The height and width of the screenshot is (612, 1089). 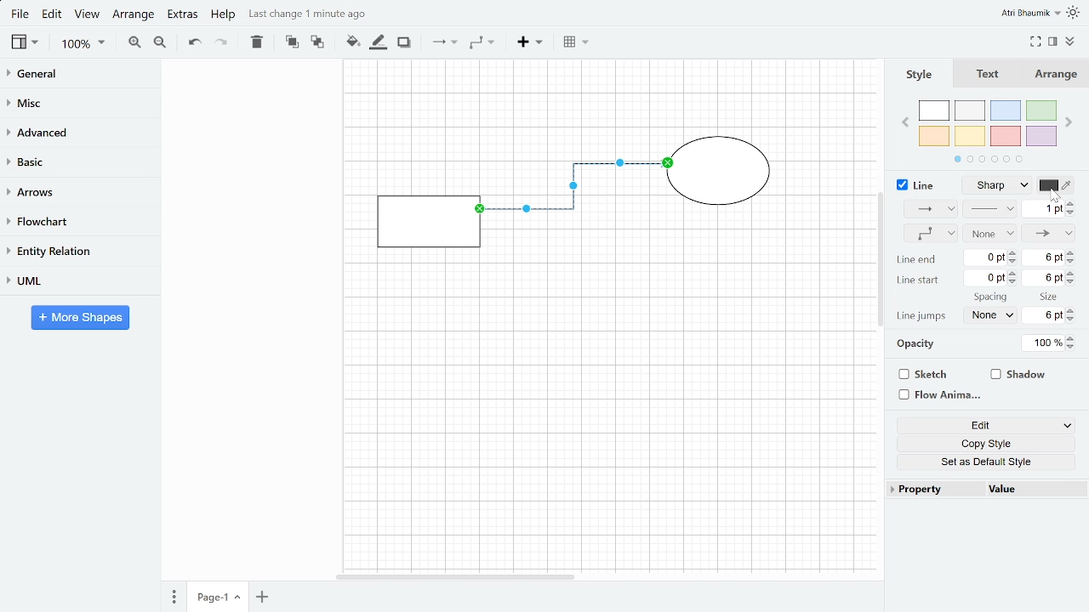 I want to click on Help, so click(x=224, y=15).